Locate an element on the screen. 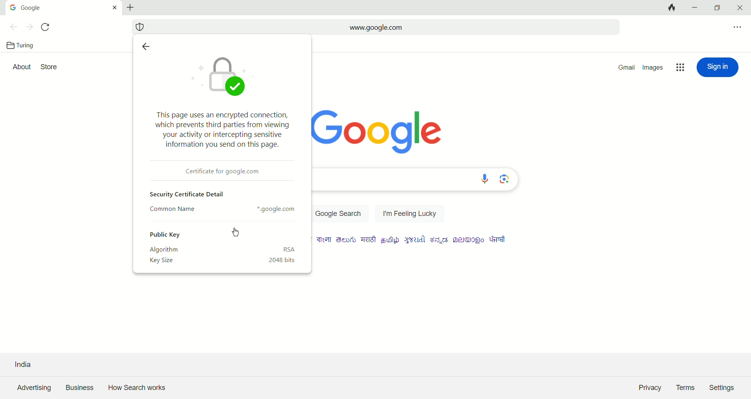 The width and height of the screenshot is (751, 399). maximize is located at coordinates (719, 8).